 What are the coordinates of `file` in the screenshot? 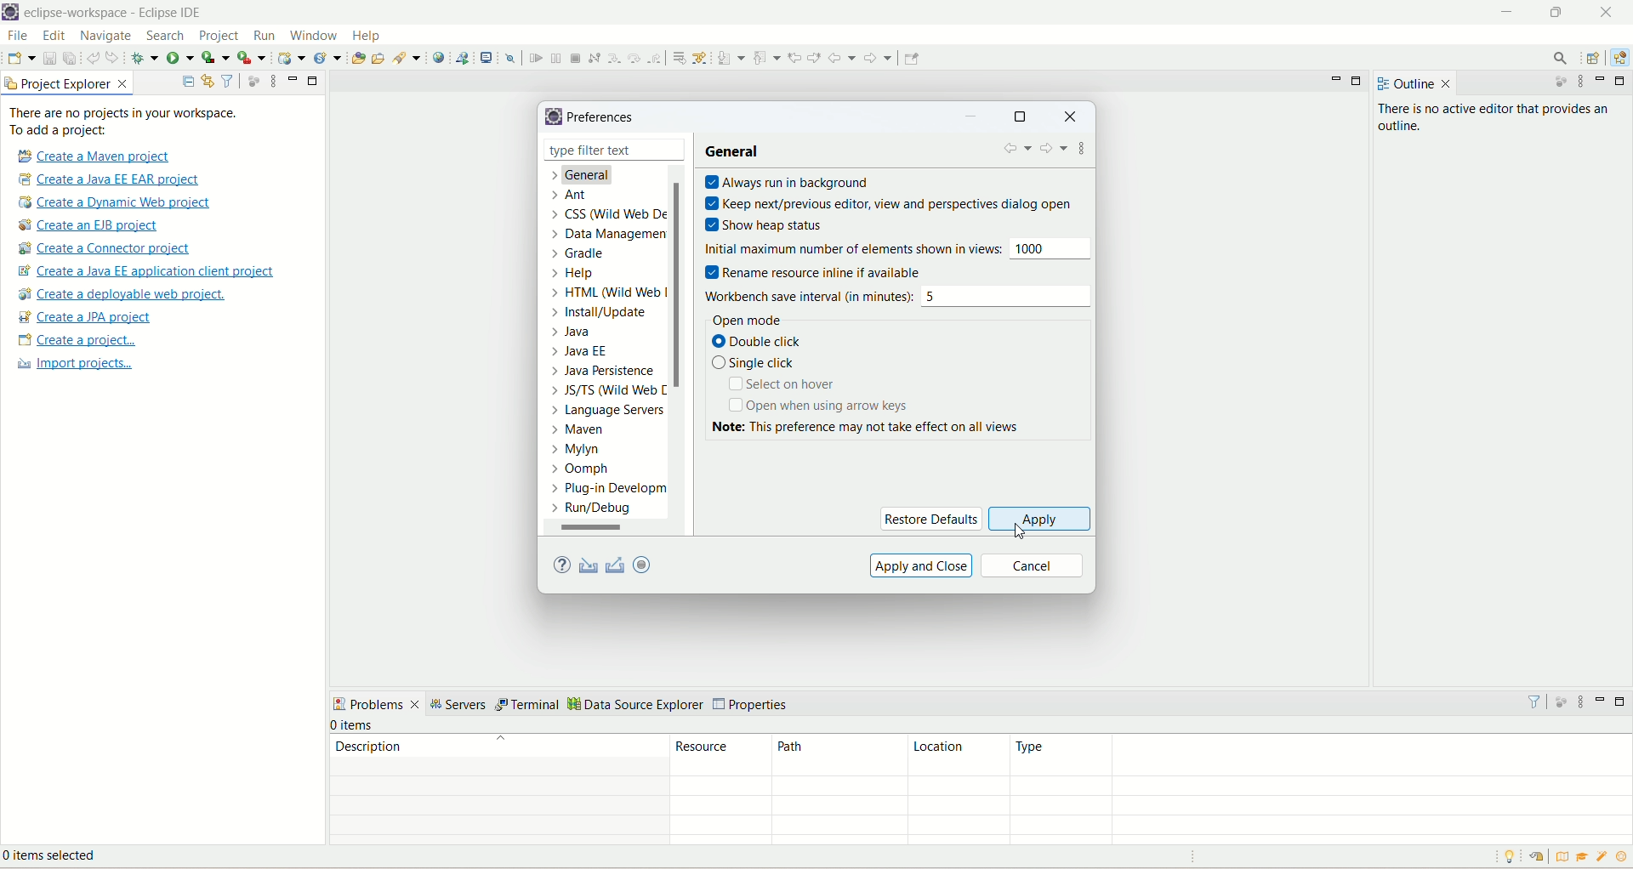 It's located at (17, 35).